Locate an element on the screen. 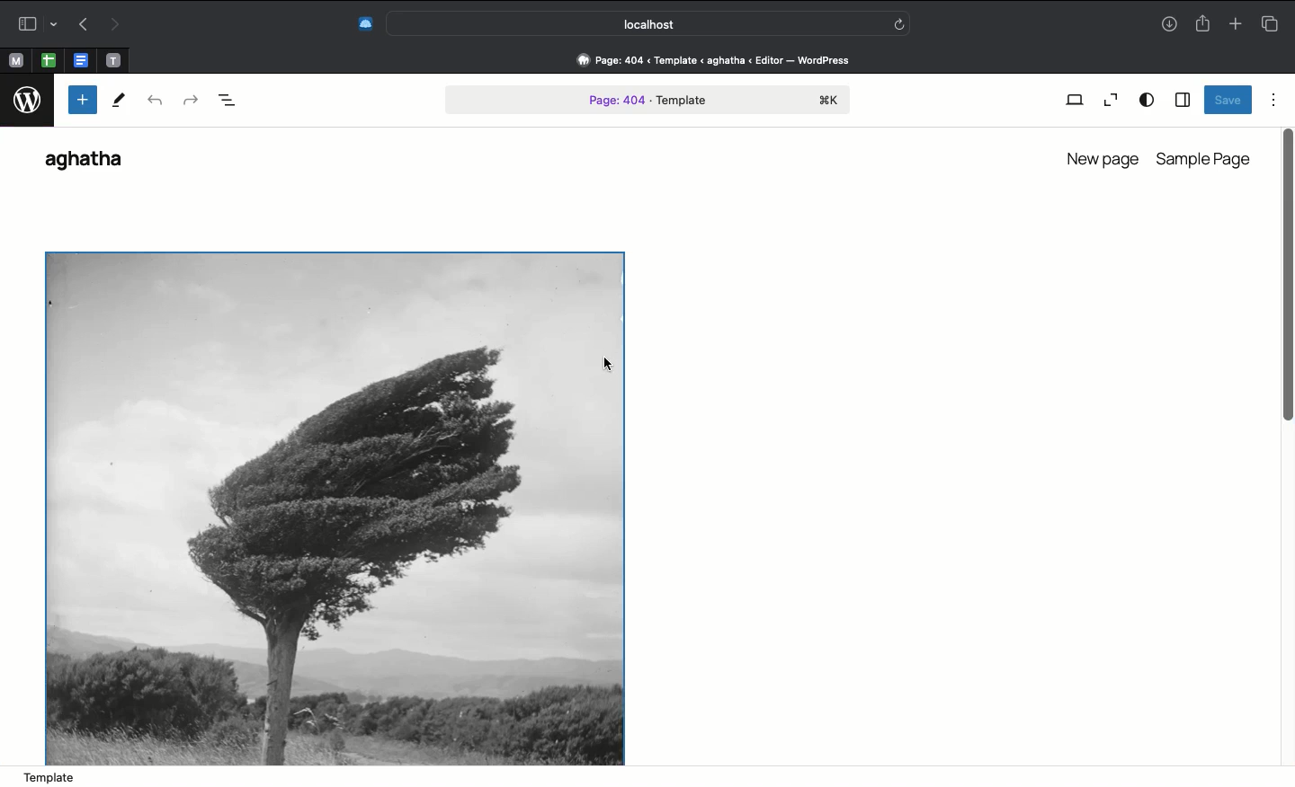  open tab, google docs is located at coordinates (79, 61).